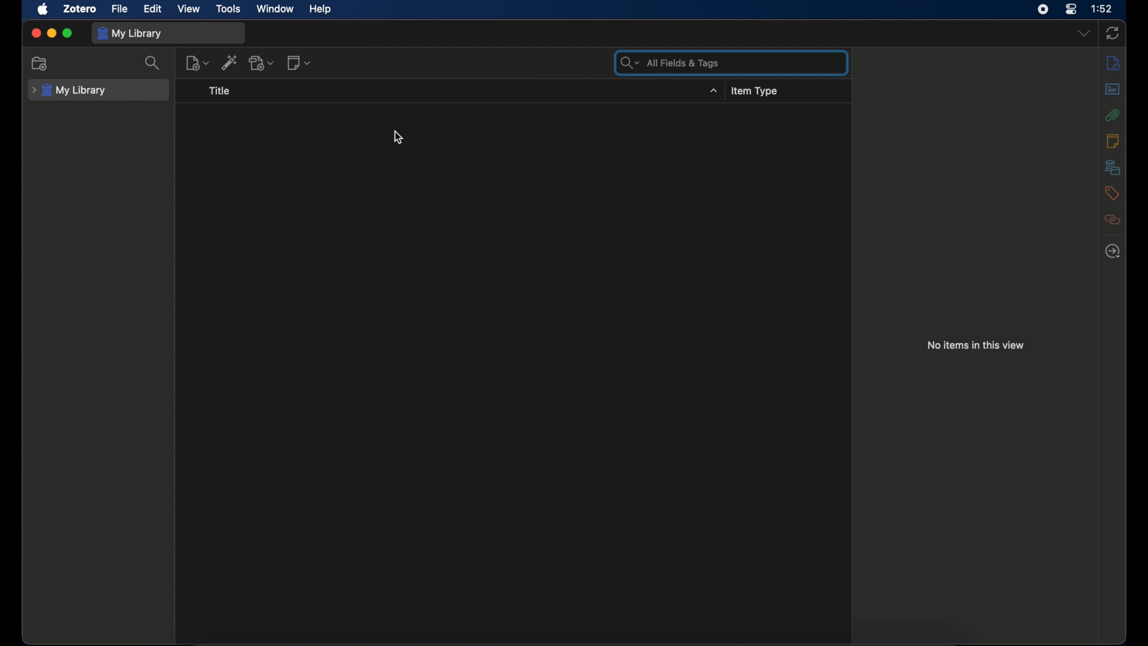 This screenshot has width=1148, height=646. What do you see at coordinates (398, 138) in the screenshot?
I see `cursor` at bounding box center [398, 138].